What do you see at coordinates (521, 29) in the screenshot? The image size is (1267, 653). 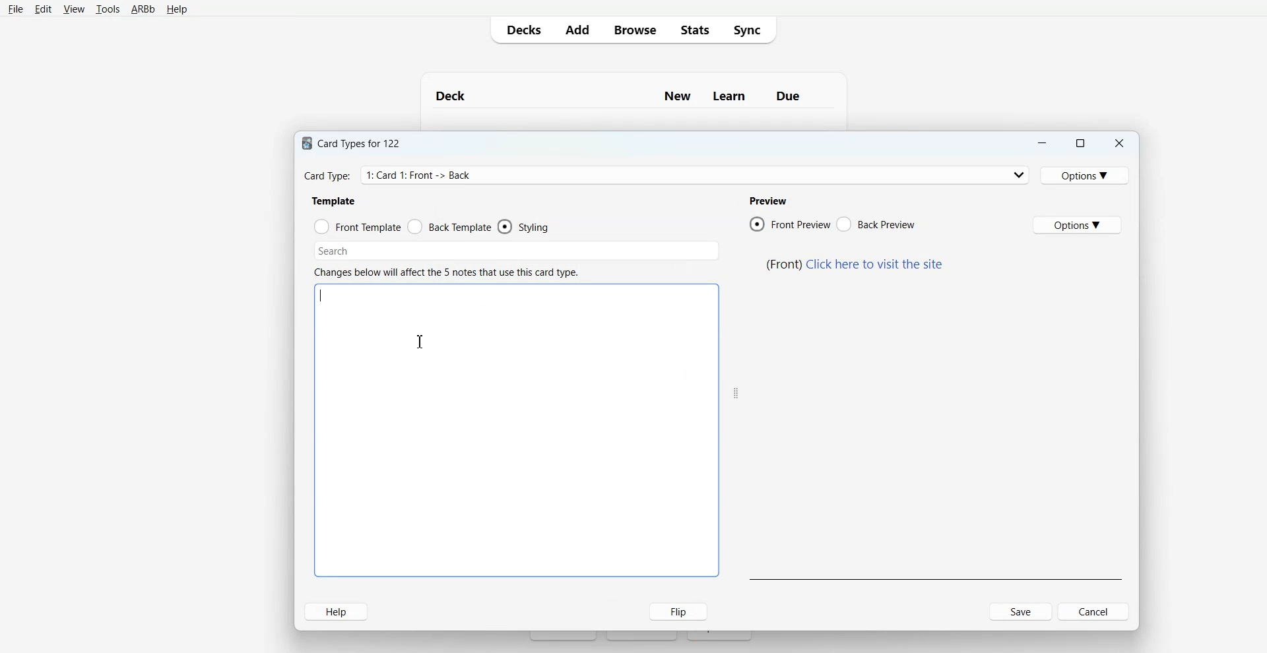 I see `Decks ` at bounding box center [521, 29].